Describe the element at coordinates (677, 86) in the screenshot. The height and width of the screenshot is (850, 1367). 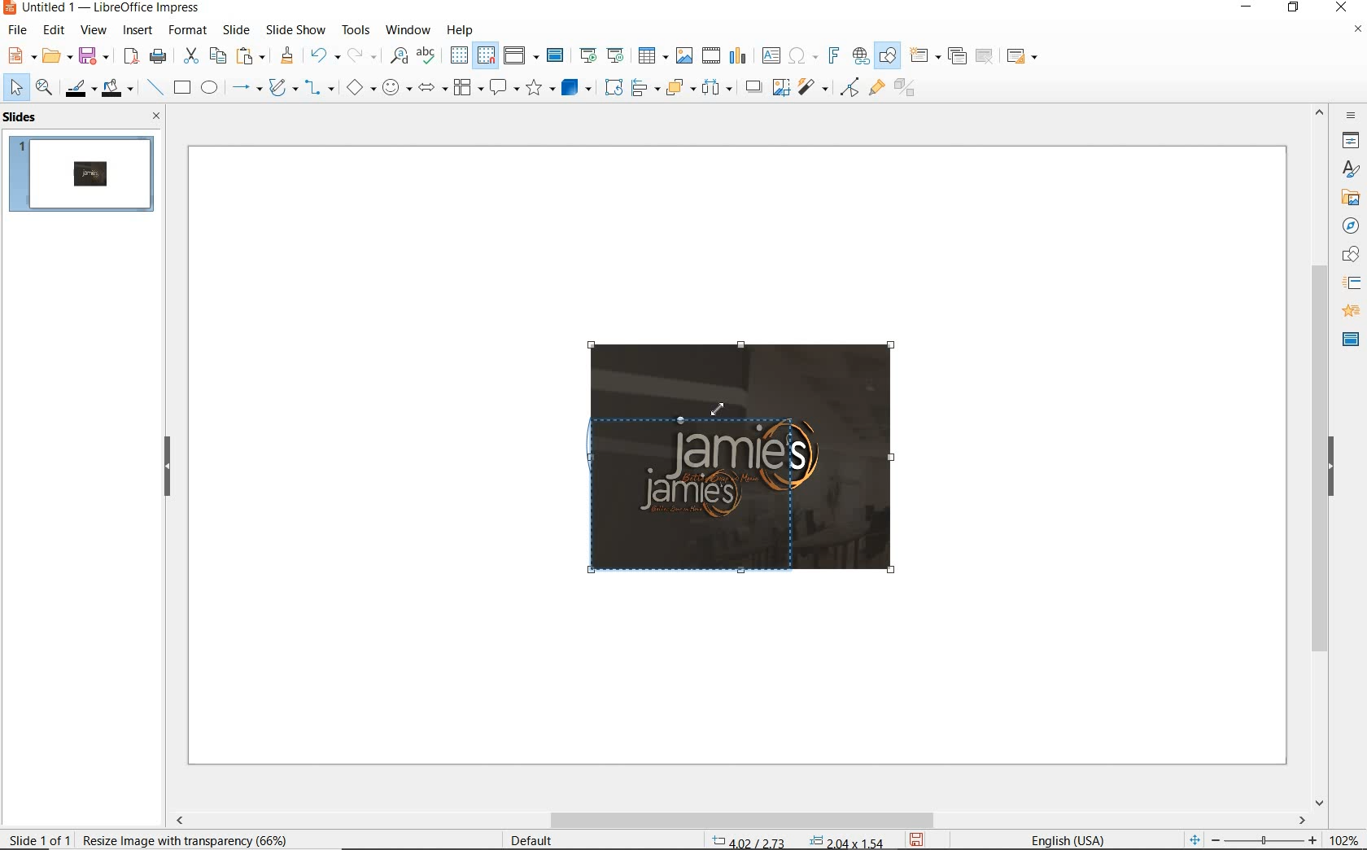
I see `arrange` at that location.